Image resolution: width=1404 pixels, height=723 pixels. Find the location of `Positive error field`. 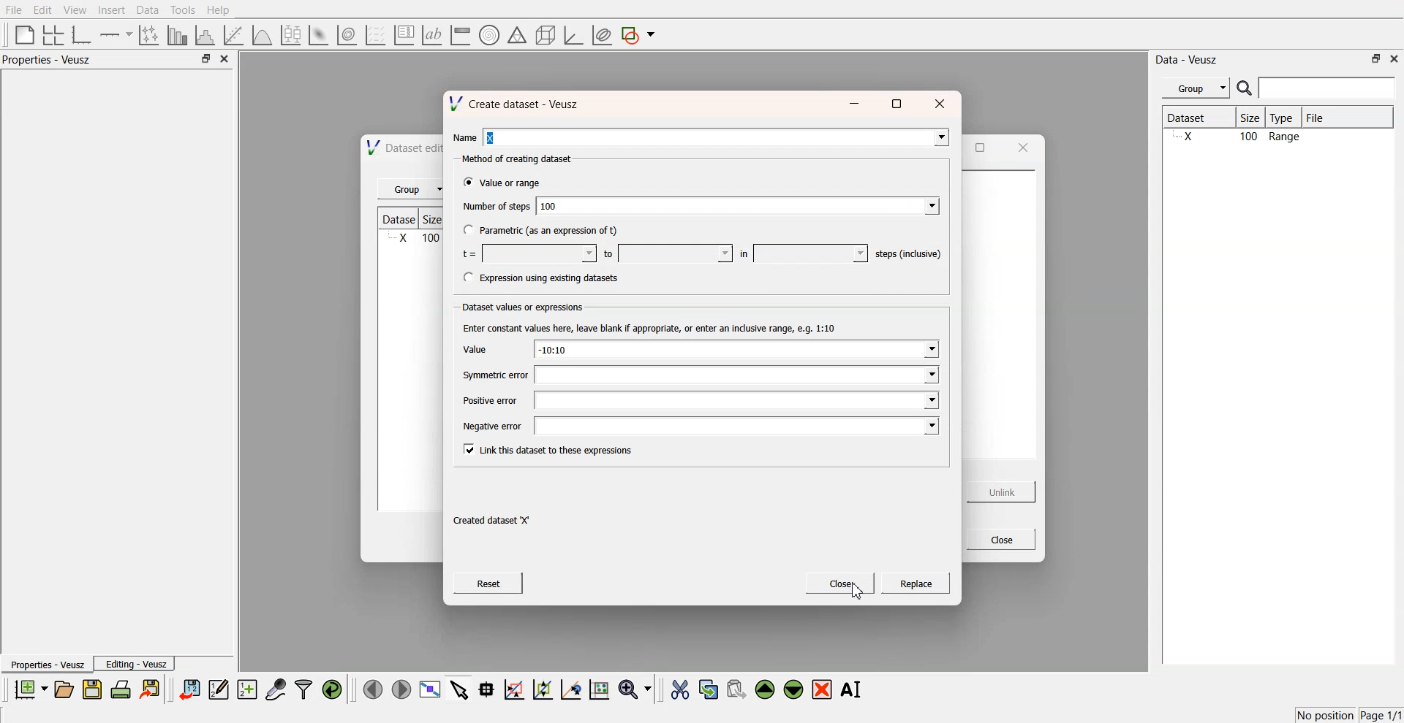

Positive error field is located at coordinates (737, 401).